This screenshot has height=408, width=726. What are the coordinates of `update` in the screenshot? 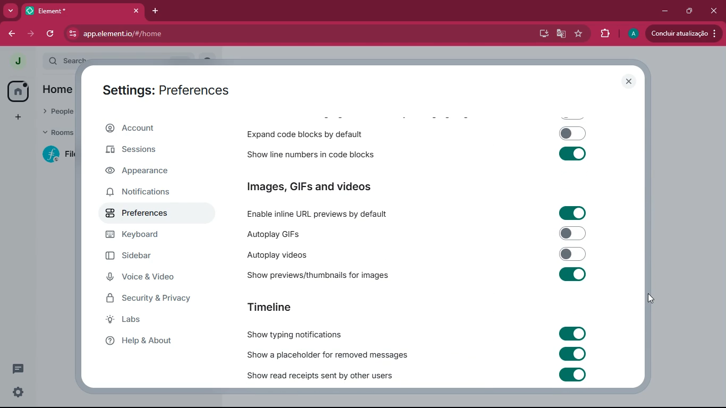 It's located at (683, 32).